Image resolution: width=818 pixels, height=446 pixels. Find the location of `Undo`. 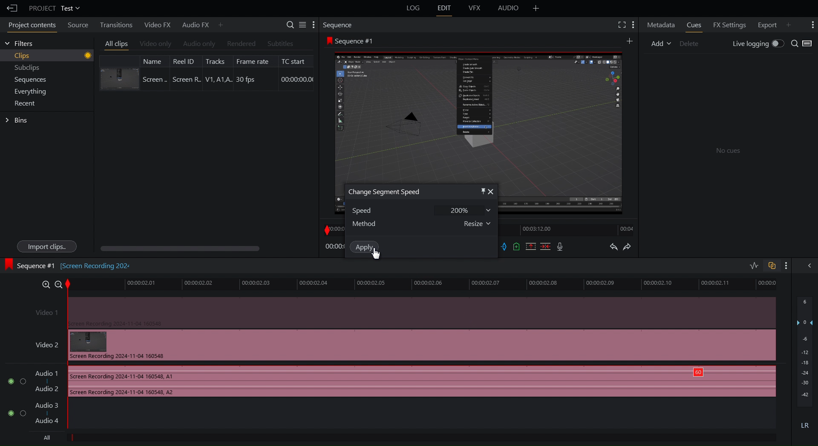

Undo is located at coordinates (613, 248).